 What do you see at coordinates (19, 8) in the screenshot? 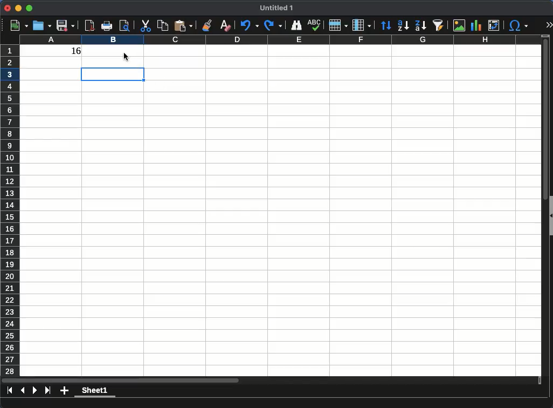
I see `minimize` at bounding box center [19, 8].